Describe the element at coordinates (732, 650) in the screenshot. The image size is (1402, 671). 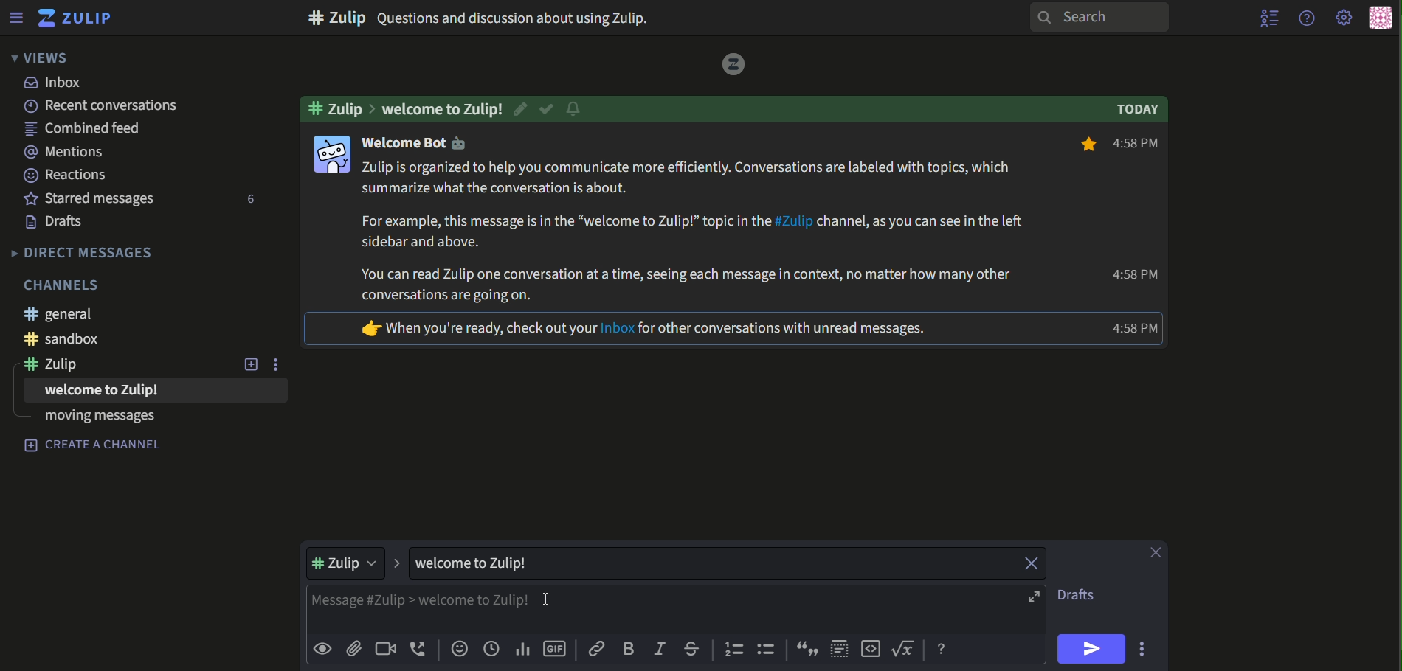
I see `number formatting` at that location.